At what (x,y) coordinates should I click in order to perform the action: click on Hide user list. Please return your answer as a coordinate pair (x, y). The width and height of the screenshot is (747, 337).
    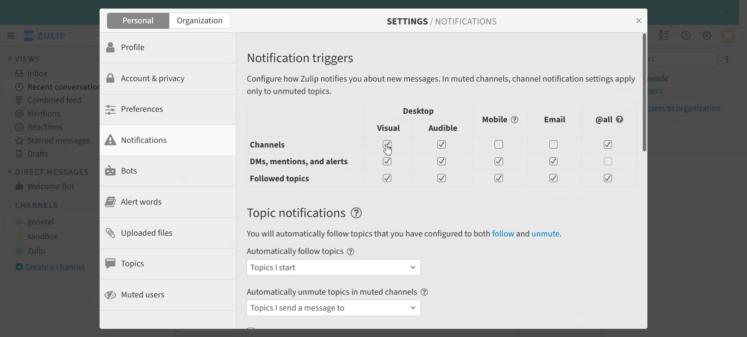
    Looking at the image, I should click on (665, 35).